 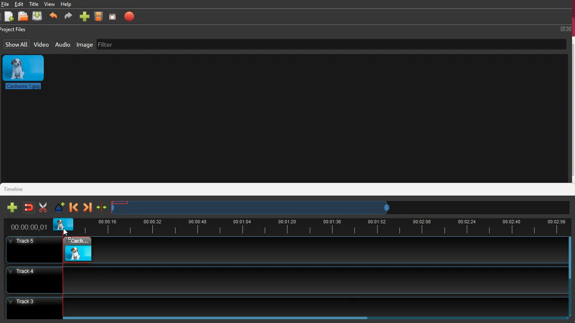 What do you see at coordinates (29, 207) in the screenshot?
I see `join` at bounding box center [29, 207].